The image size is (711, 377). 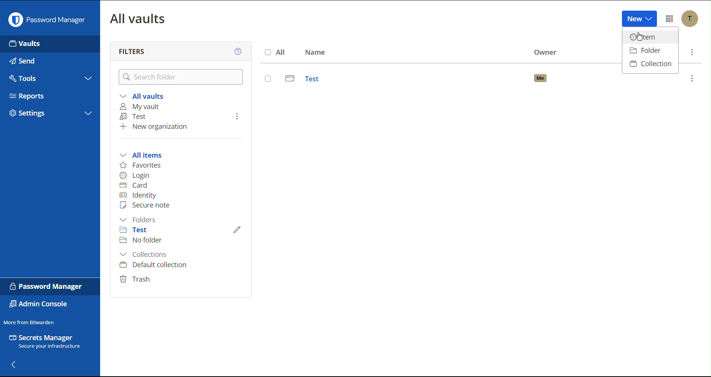 I want to click on Login, so click(x=135, y=174).